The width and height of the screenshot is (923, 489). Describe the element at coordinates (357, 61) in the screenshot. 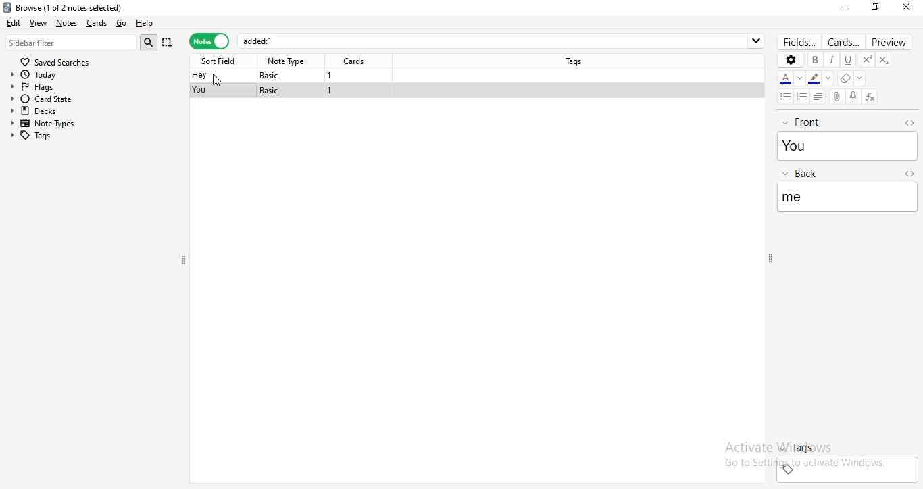

I see `cards` at that location.